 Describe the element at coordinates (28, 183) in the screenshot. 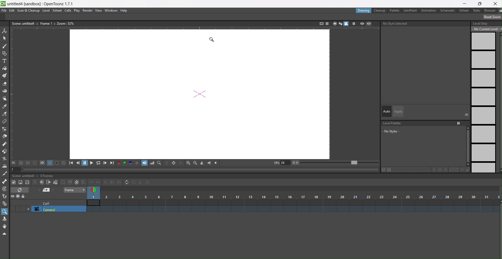

I see `new toonz level` at that location.